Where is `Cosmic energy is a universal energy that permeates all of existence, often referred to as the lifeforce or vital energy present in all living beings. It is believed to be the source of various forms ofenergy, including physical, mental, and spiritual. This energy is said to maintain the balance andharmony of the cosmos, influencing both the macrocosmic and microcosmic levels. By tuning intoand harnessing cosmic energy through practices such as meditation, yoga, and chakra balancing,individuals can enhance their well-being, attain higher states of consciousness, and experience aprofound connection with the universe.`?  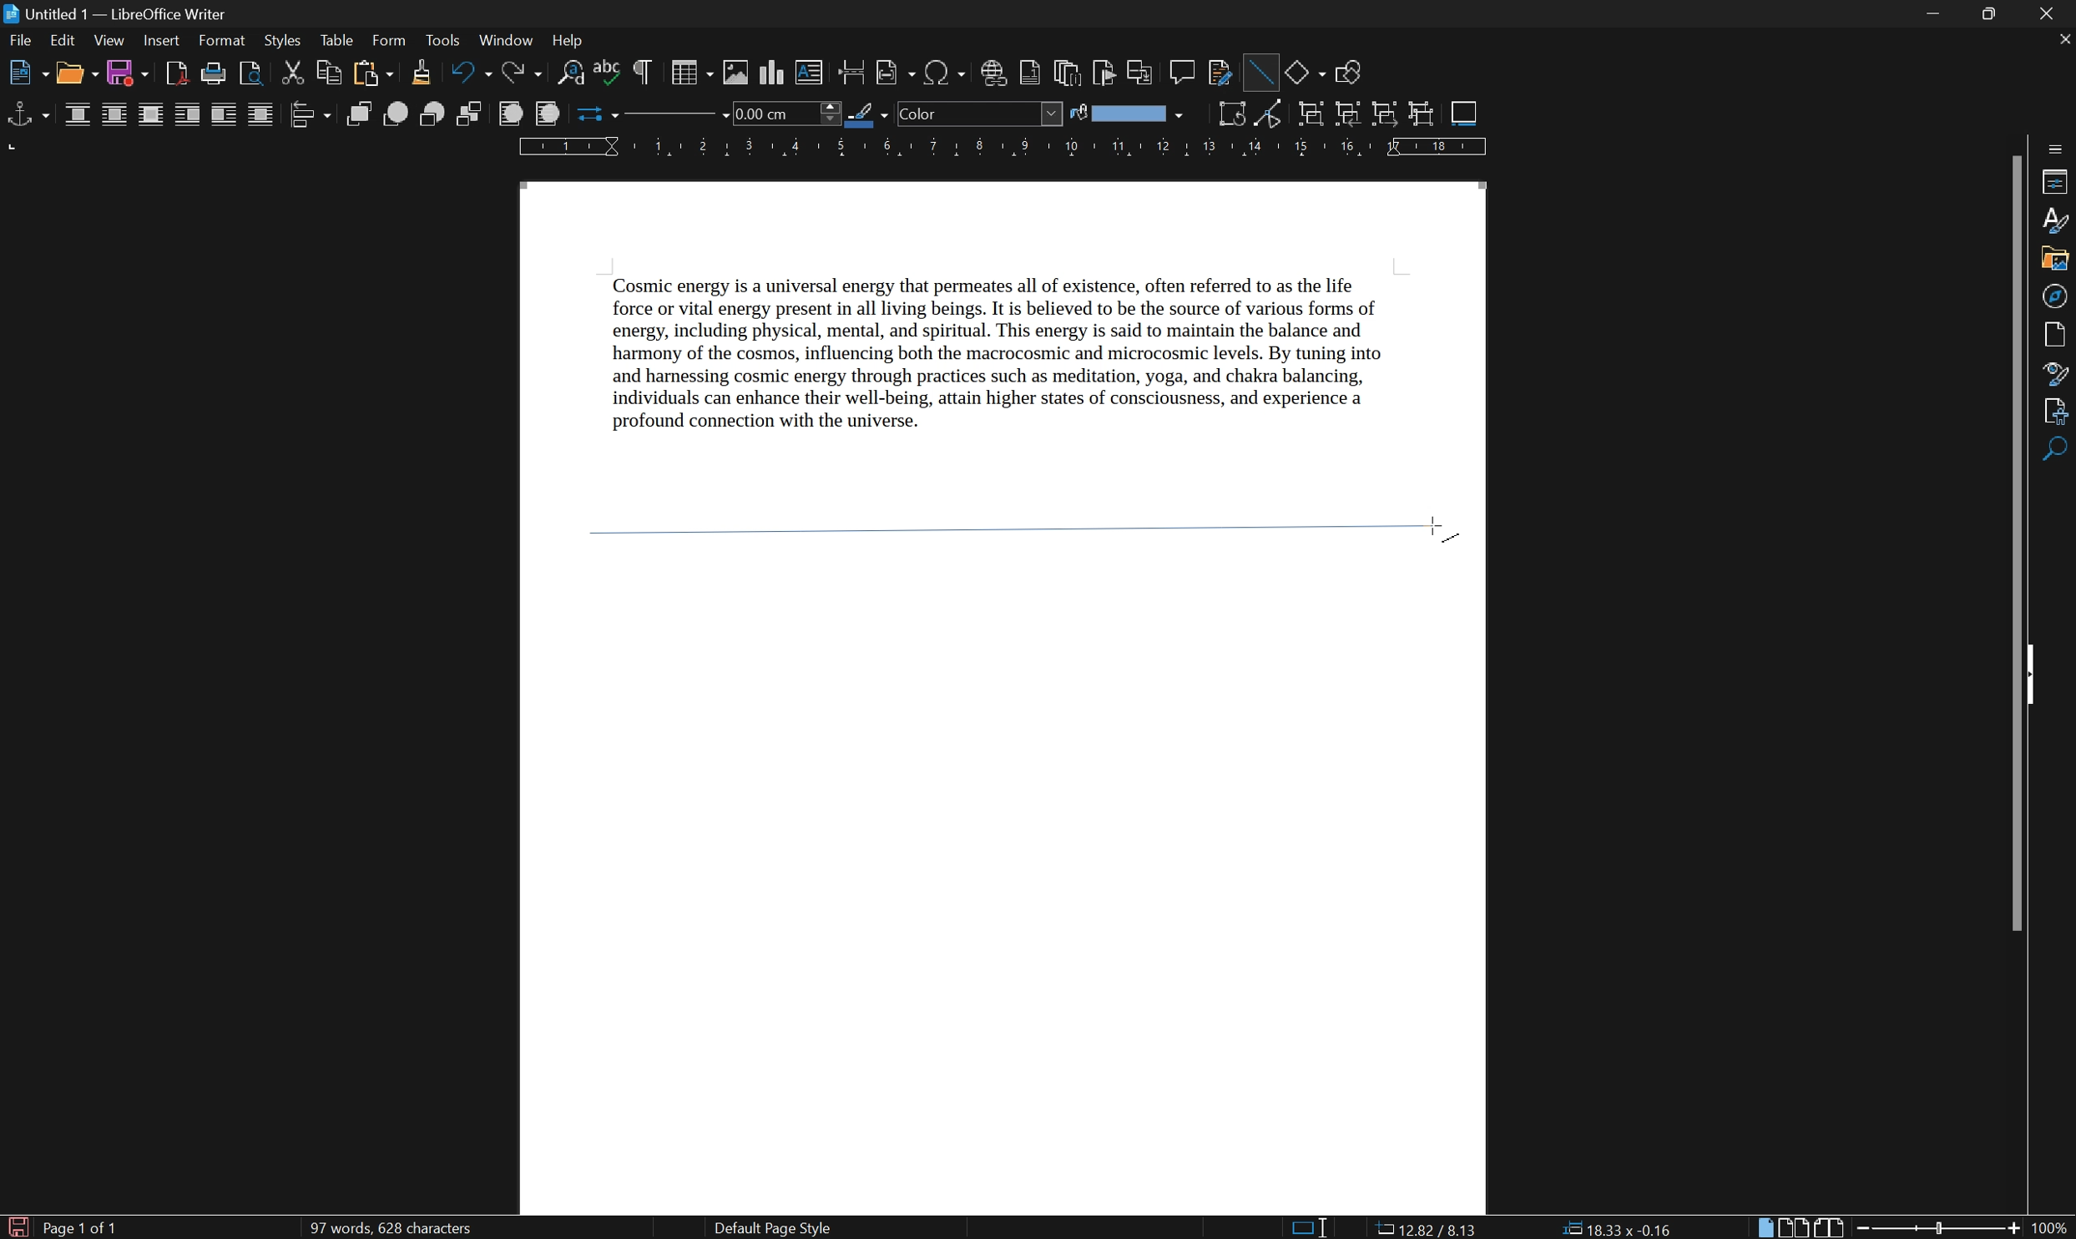
Cosmic energy is a universal energy that permeates all of existence, often referred to as the lifeforce or vital energy present in all living beings. It is believed to be the source of various forms ofenergy, including physical, mental, and spiritual. This energy is said to maintain the balance andharmony of the cosmos, influencing both the macrocosmic and microcosmic levels. By tuning intoand harnessing cosmic energy through practices such as meditation, yoga, and chakra balancing,individuals can enhance their well-being, attain higher states of consciousness, and experience aprofound connection with the universe. is located at coordinates (1028, 363).